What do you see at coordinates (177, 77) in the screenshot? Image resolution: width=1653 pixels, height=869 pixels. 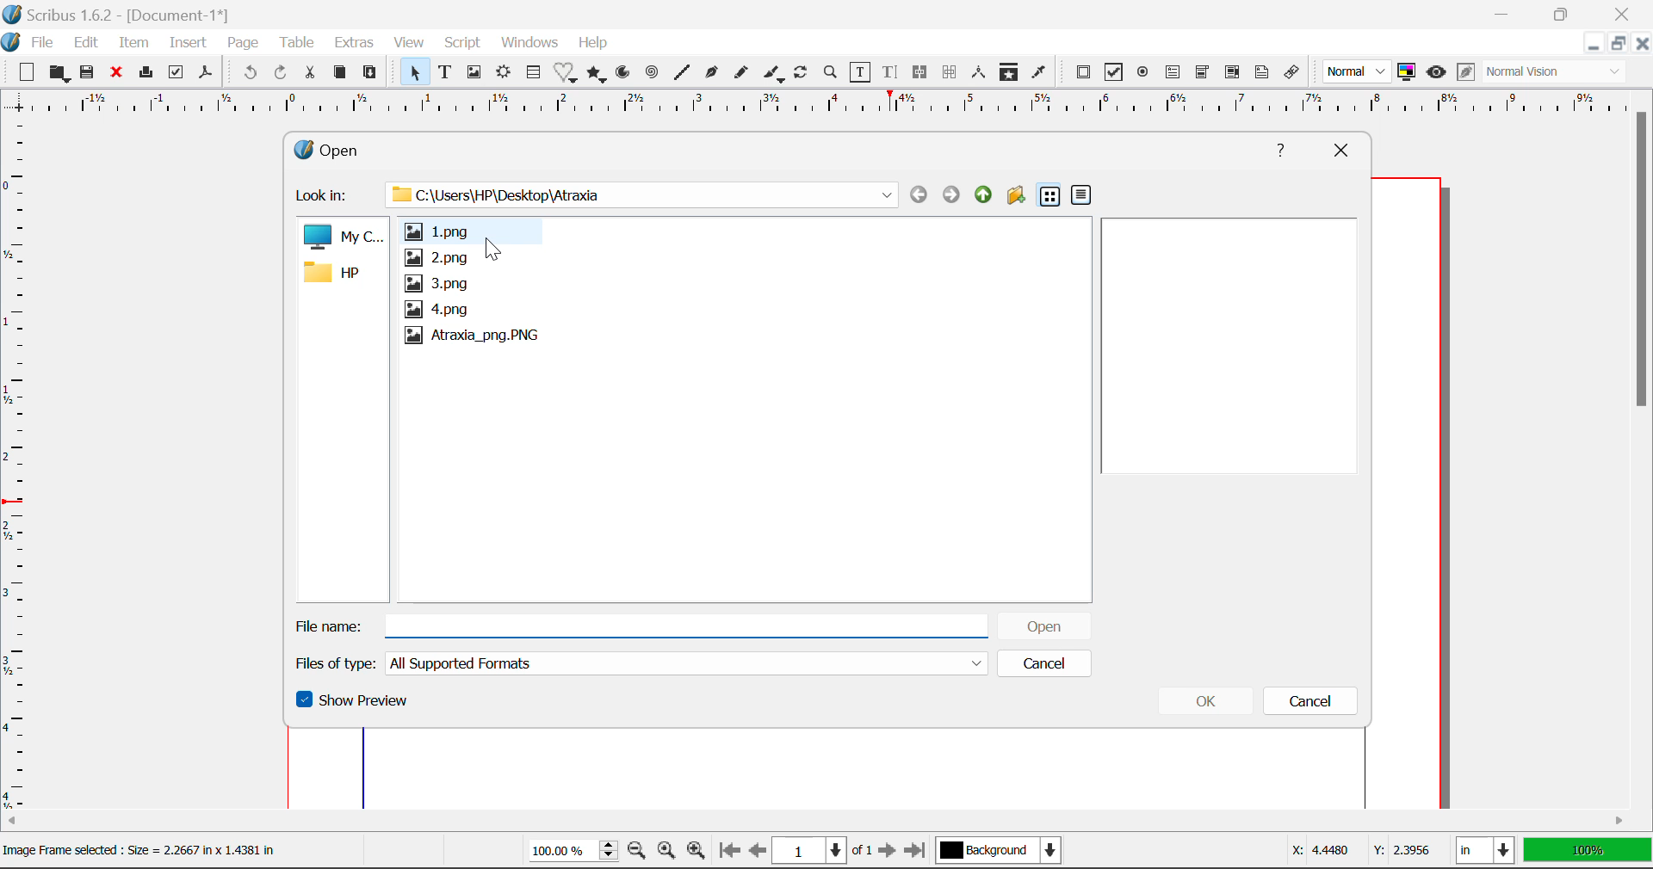 I see `Preflight Verifier` at bounding box center [177, 77].